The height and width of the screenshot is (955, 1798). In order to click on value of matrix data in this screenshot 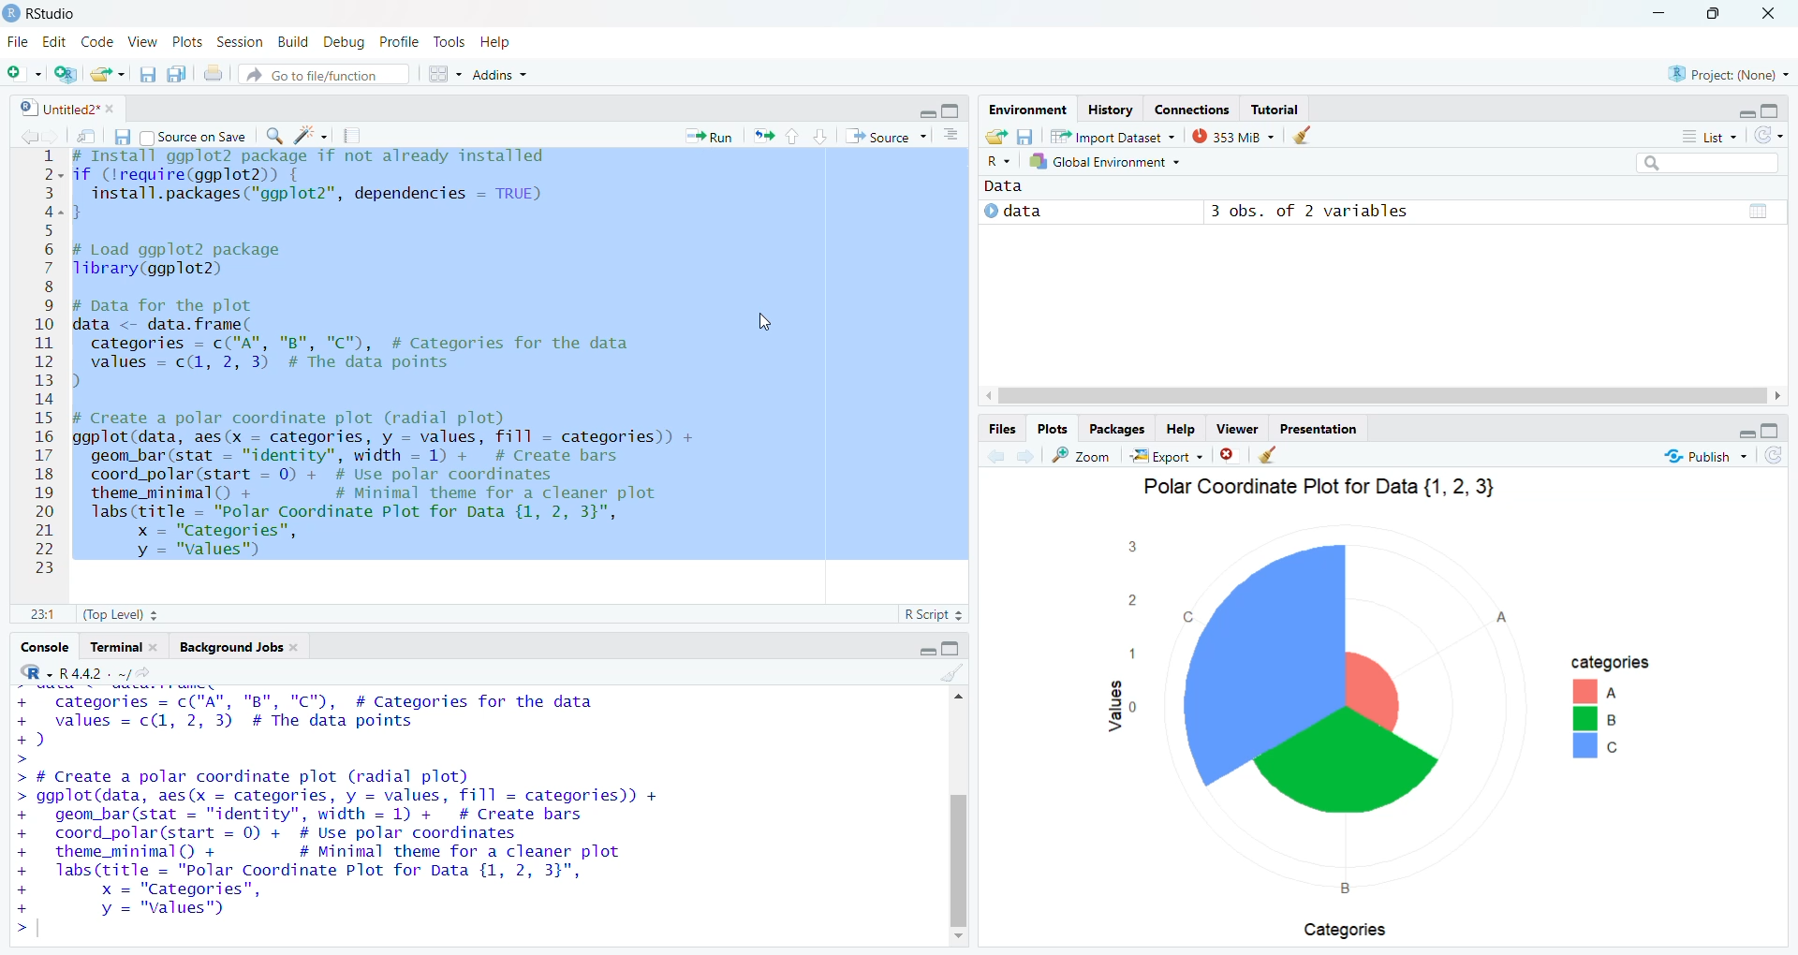, I will do `click(1757, 215)`.